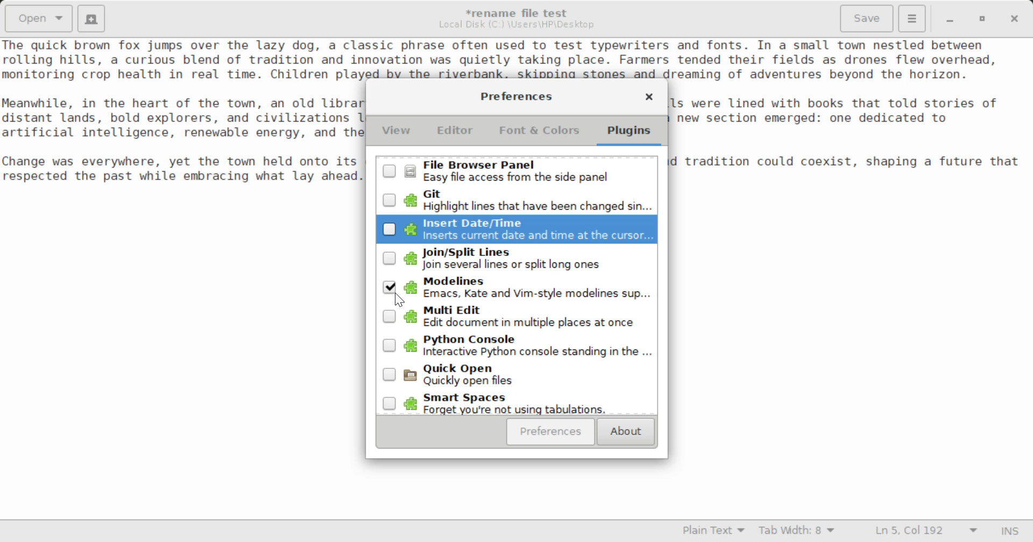 Image resolution: width=1033 pixels, height=542 pixels. I want to click on File Location, so click(516, 25).